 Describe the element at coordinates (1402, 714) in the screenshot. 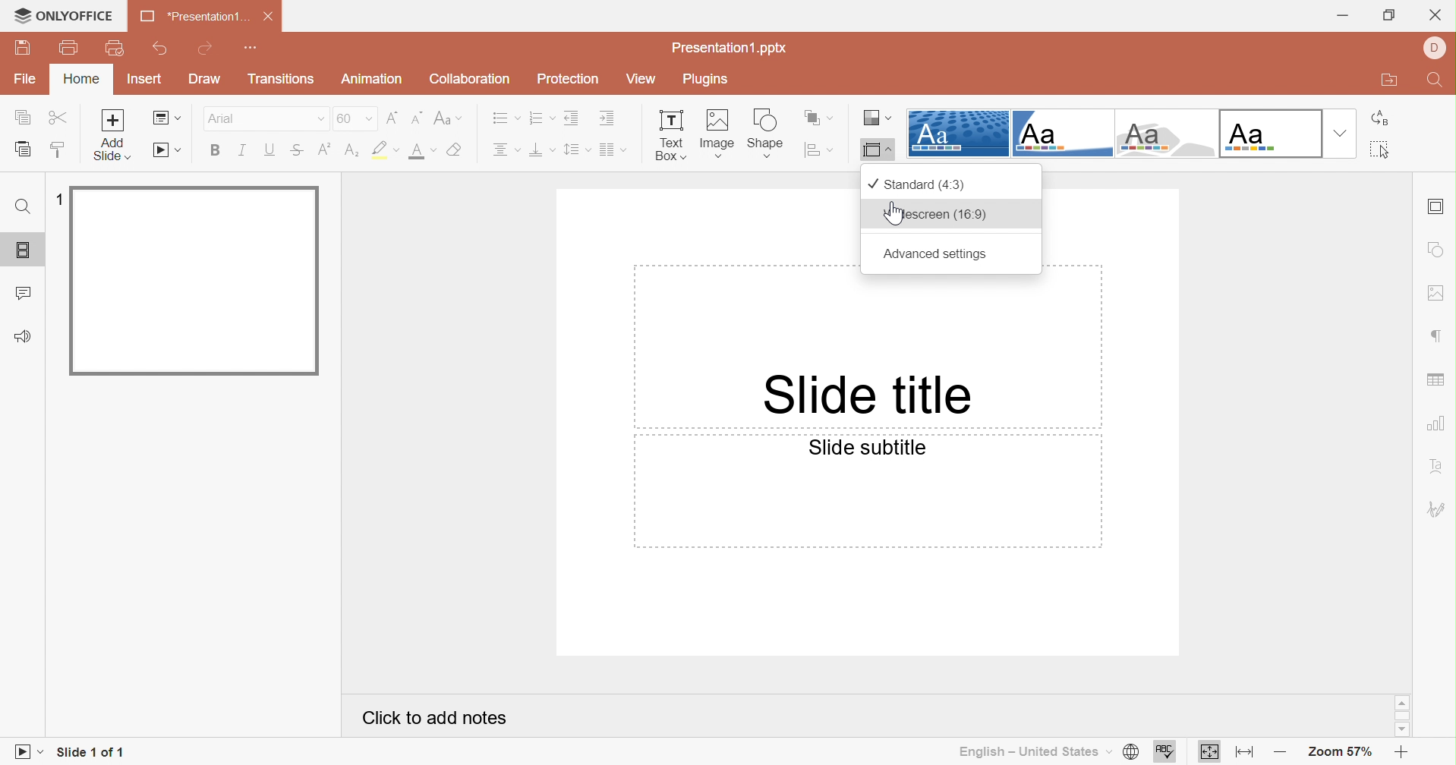

I see `Scroll bar` at that location.